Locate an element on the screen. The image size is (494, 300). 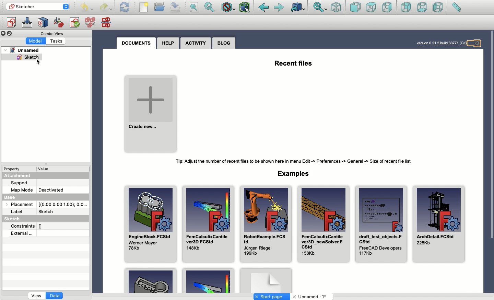
EngineBlock is located at coordinates (150, 221).